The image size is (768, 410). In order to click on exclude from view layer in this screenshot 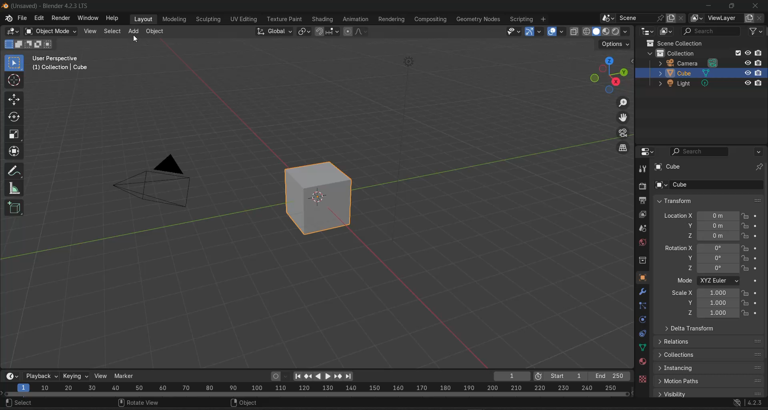, I will do `click(738, 53)`.